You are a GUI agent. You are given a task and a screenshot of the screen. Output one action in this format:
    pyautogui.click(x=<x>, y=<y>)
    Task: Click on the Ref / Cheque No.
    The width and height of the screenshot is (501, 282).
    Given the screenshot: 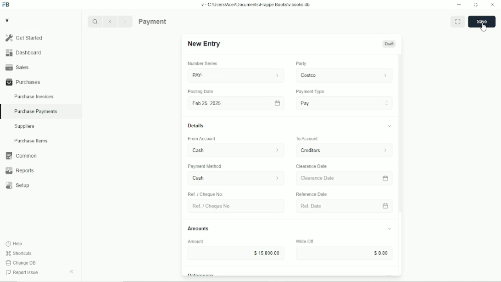 What is the action you would take?
    pyautogui.click(x=206, y=194)
    